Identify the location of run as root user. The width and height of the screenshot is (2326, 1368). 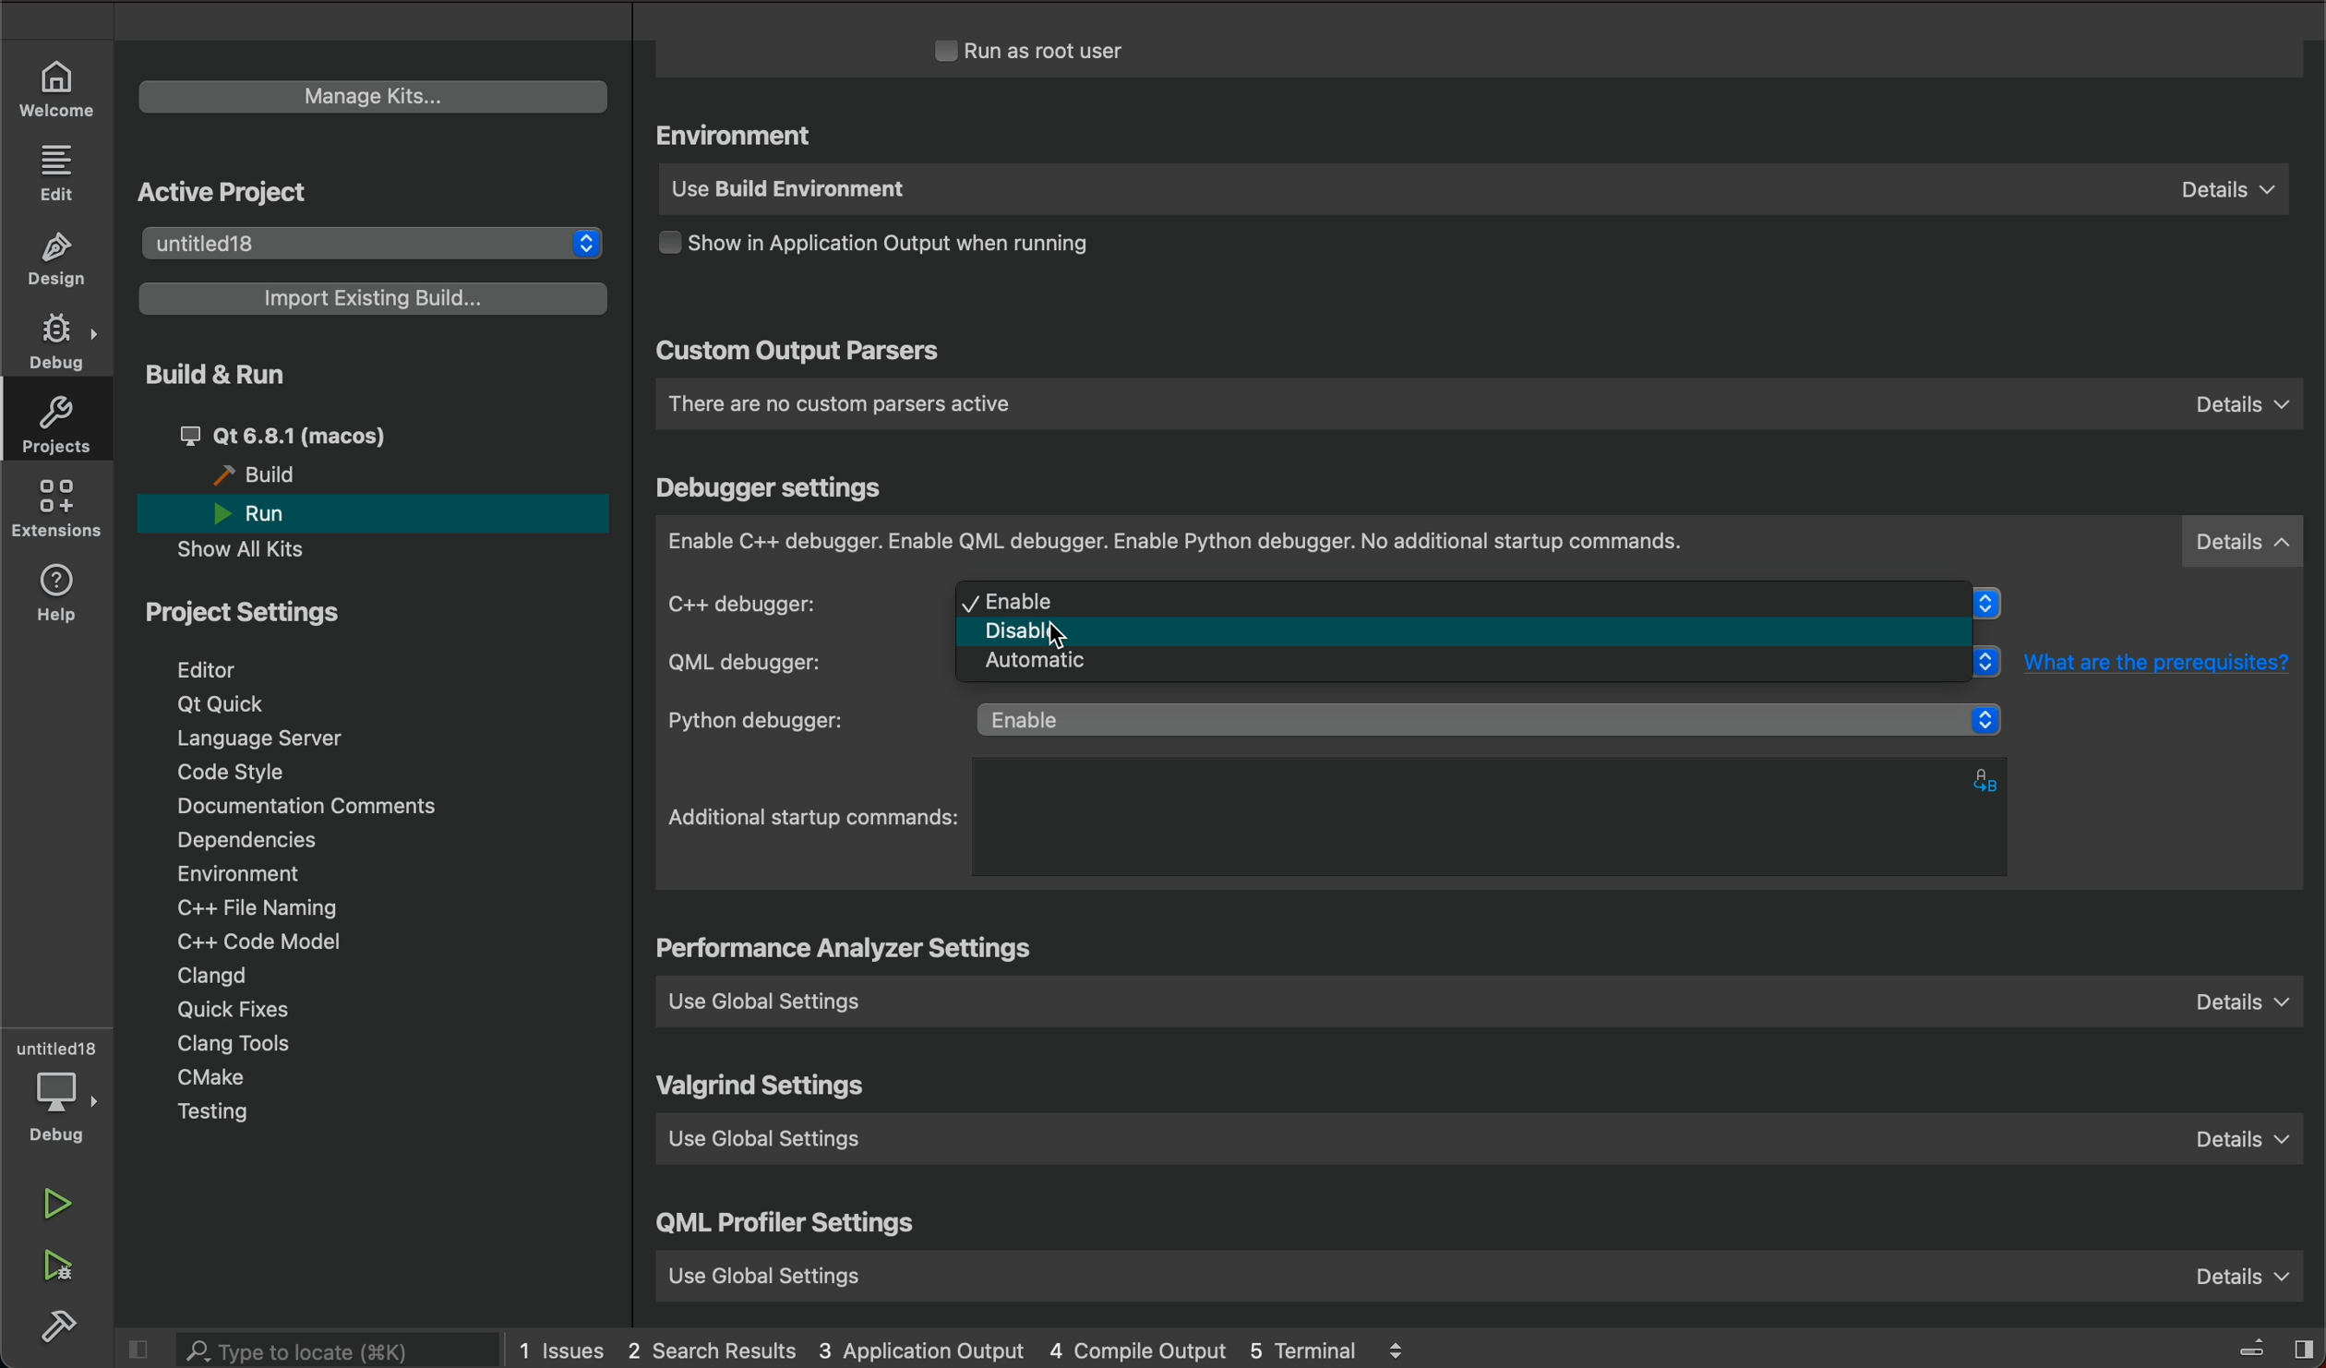
(1053, 50).